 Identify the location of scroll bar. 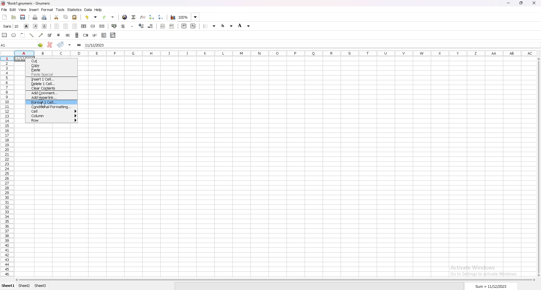
(276, 280).